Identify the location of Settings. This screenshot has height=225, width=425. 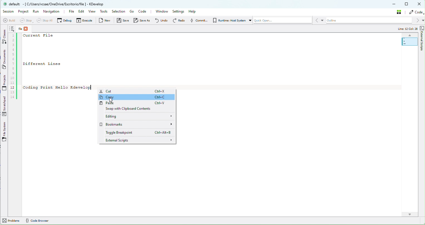
(179, 11).